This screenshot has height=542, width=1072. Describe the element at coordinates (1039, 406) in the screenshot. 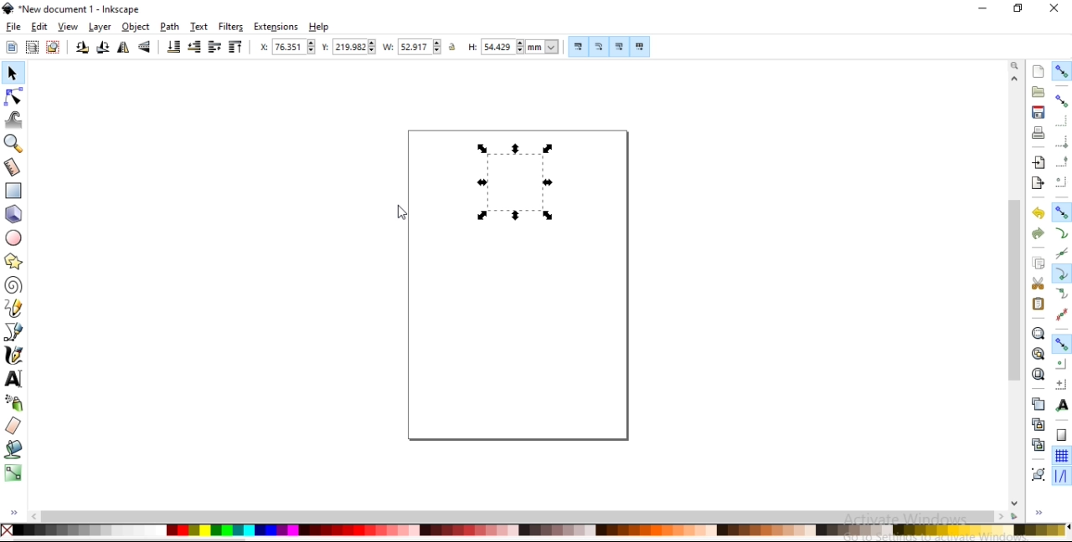

I see `duplicate selected objects` at that location.